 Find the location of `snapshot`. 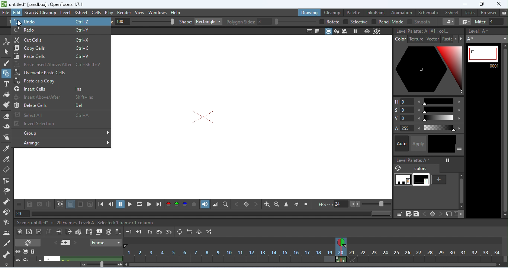

snapshot is located at coordinates (39, 204).